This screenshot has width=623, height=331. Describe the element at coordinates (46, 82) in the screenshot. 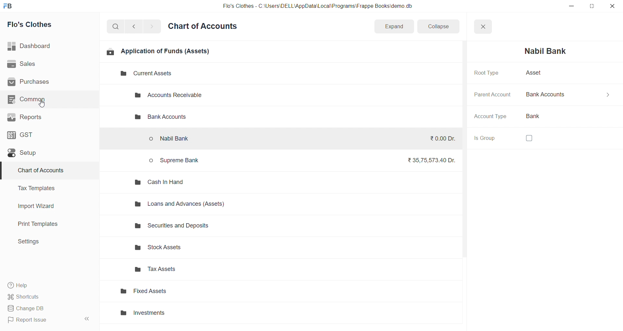

I see `Purchases` at that location.